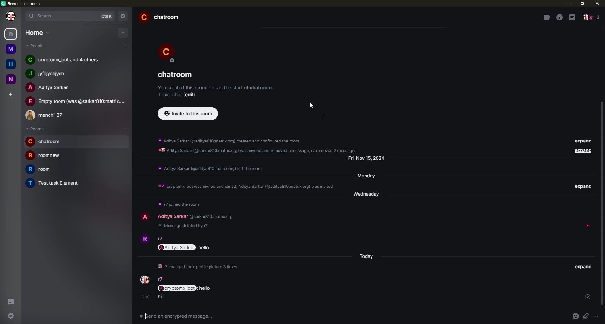 This screenshot has width=605, height=324. Describe the element at coordinates (183, 288) in the screenshot. I see `messages` at that location.